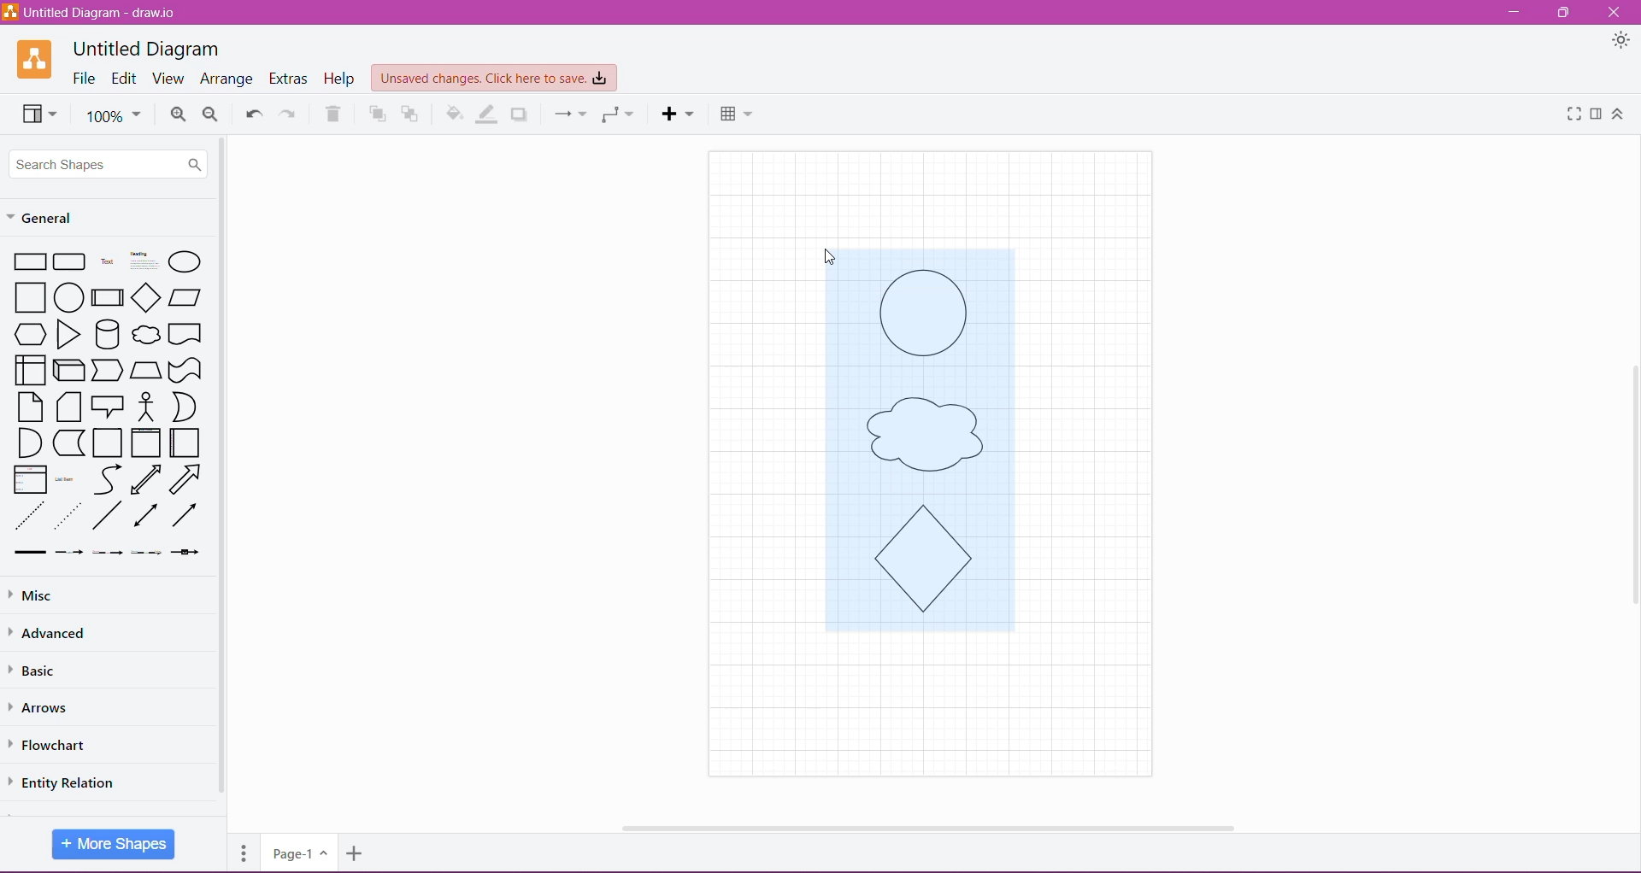  I want to click on Zoom, so click(113, 114).